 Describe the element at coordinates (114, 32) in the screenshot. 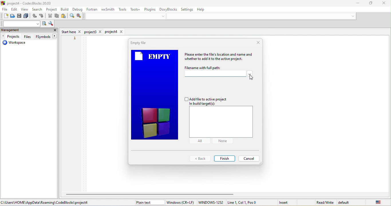

I see `project4` at that location.